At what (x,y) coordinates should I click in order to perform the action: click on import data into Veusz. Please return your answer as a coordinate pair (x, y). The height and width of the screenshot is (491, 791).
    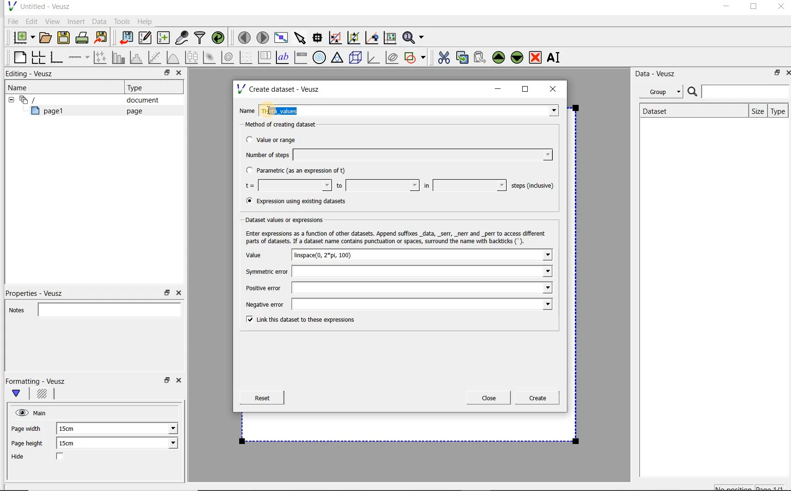
    Looking at the image, I should click on (125, 38).